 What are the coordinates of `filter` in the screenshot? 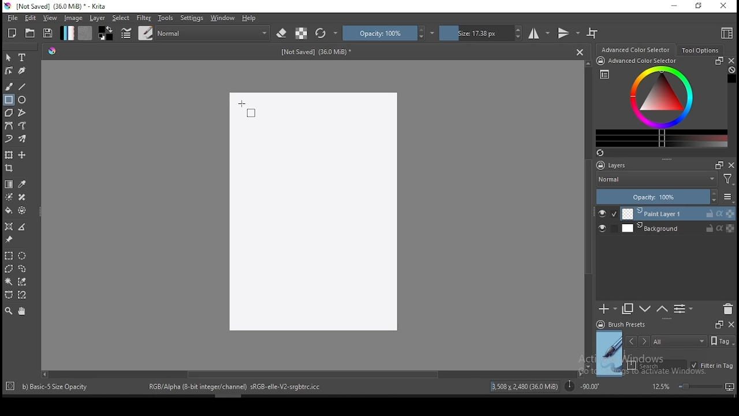 It's located at (143, 18).